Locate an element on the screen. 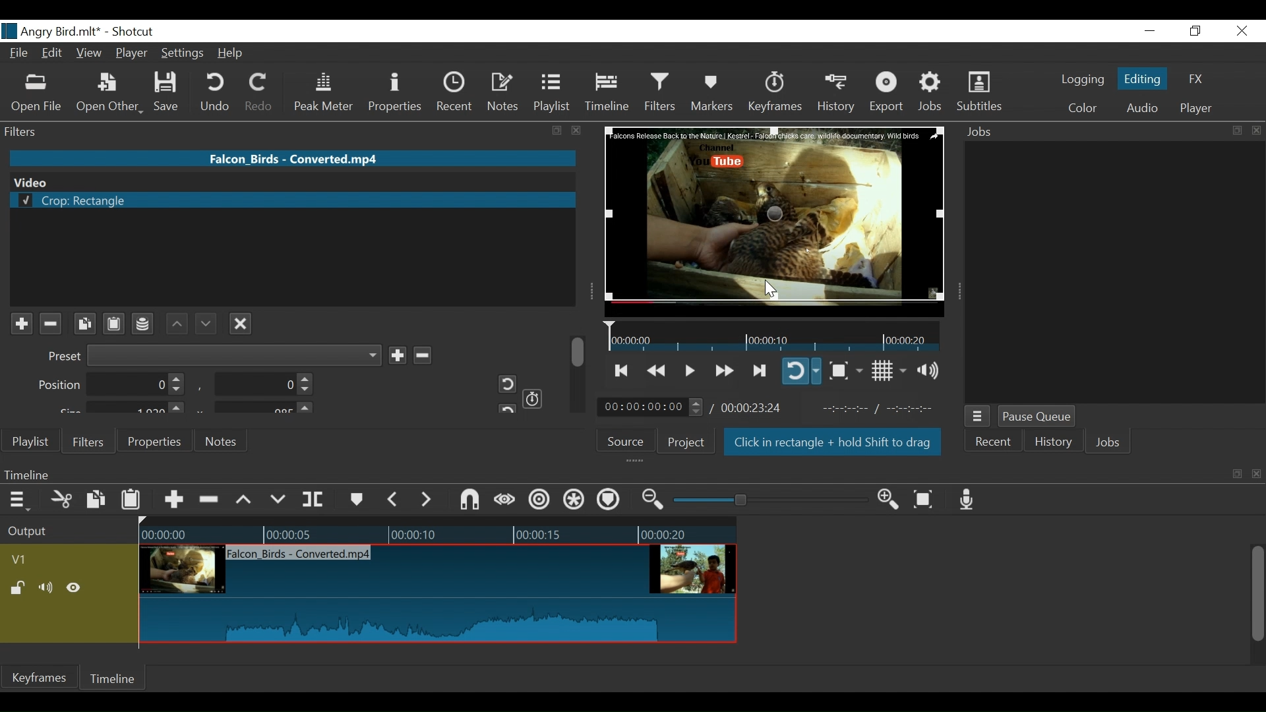 The height and width of the screenshot is (712, 1266). Media Viewer is located at coordinates (775, 221).